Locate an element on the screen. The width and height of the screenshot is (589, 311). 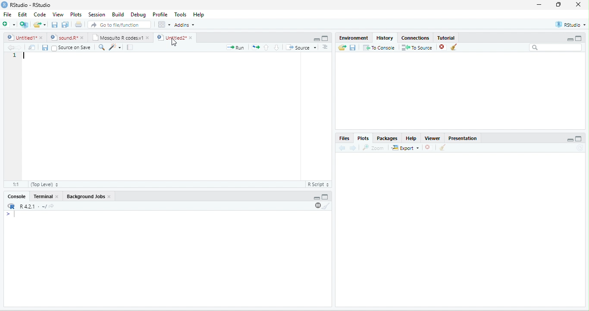
Untitled is located at coordinates (21, 37).